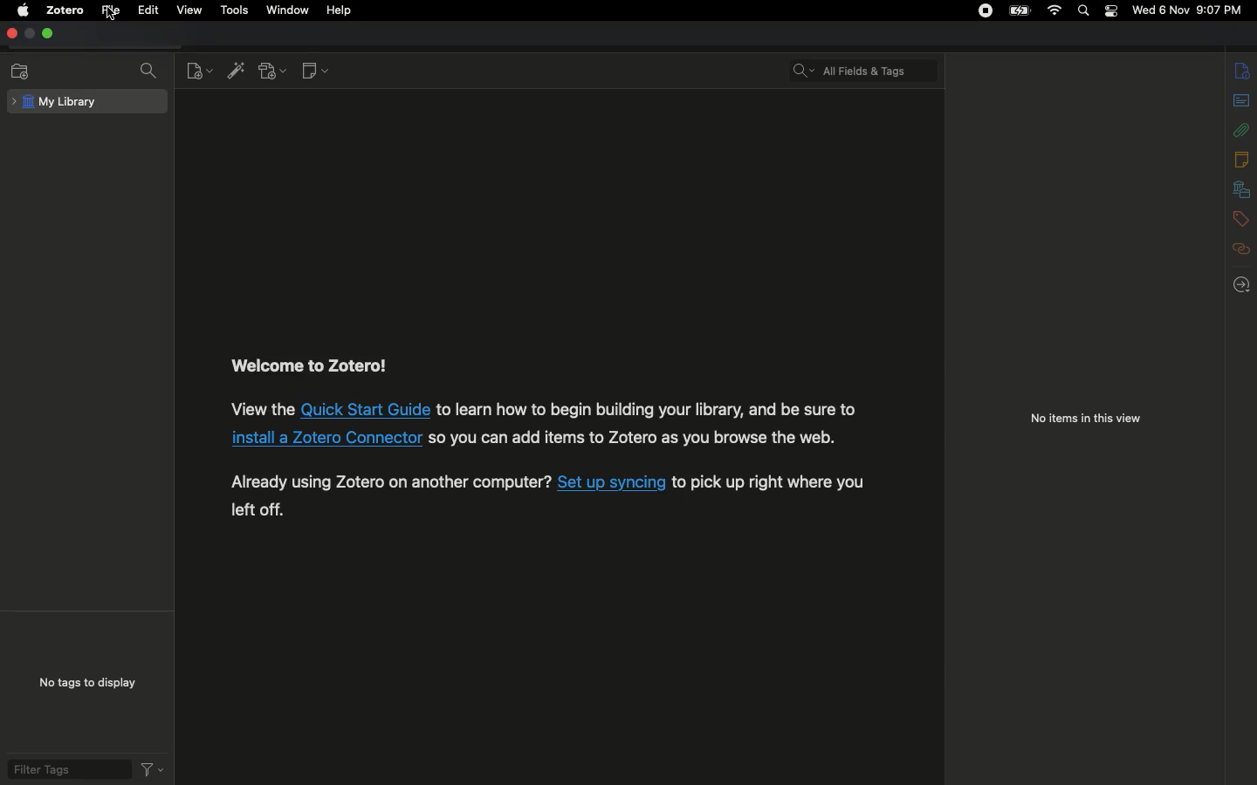 The image size is (1257, 785). I want to click on Close, so click(10, 34).